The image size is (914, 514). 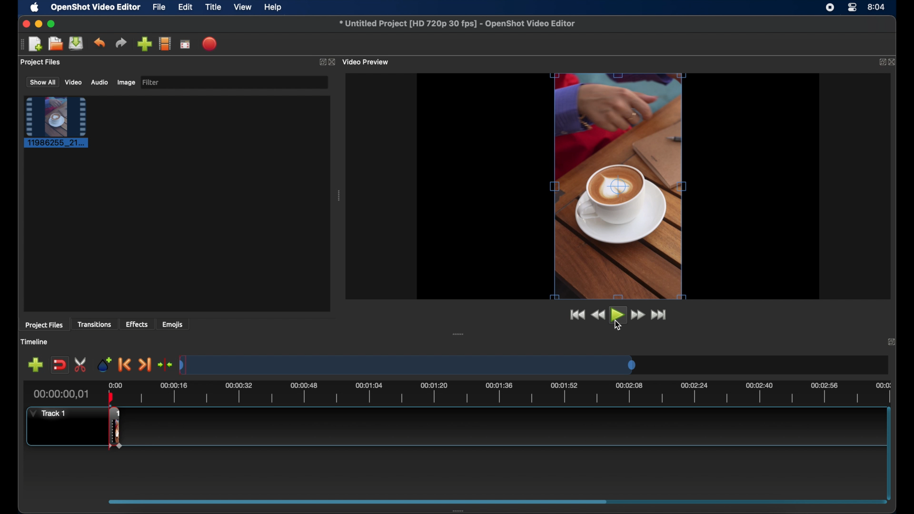 I want to click on video preview, so click(x=367, y=61).